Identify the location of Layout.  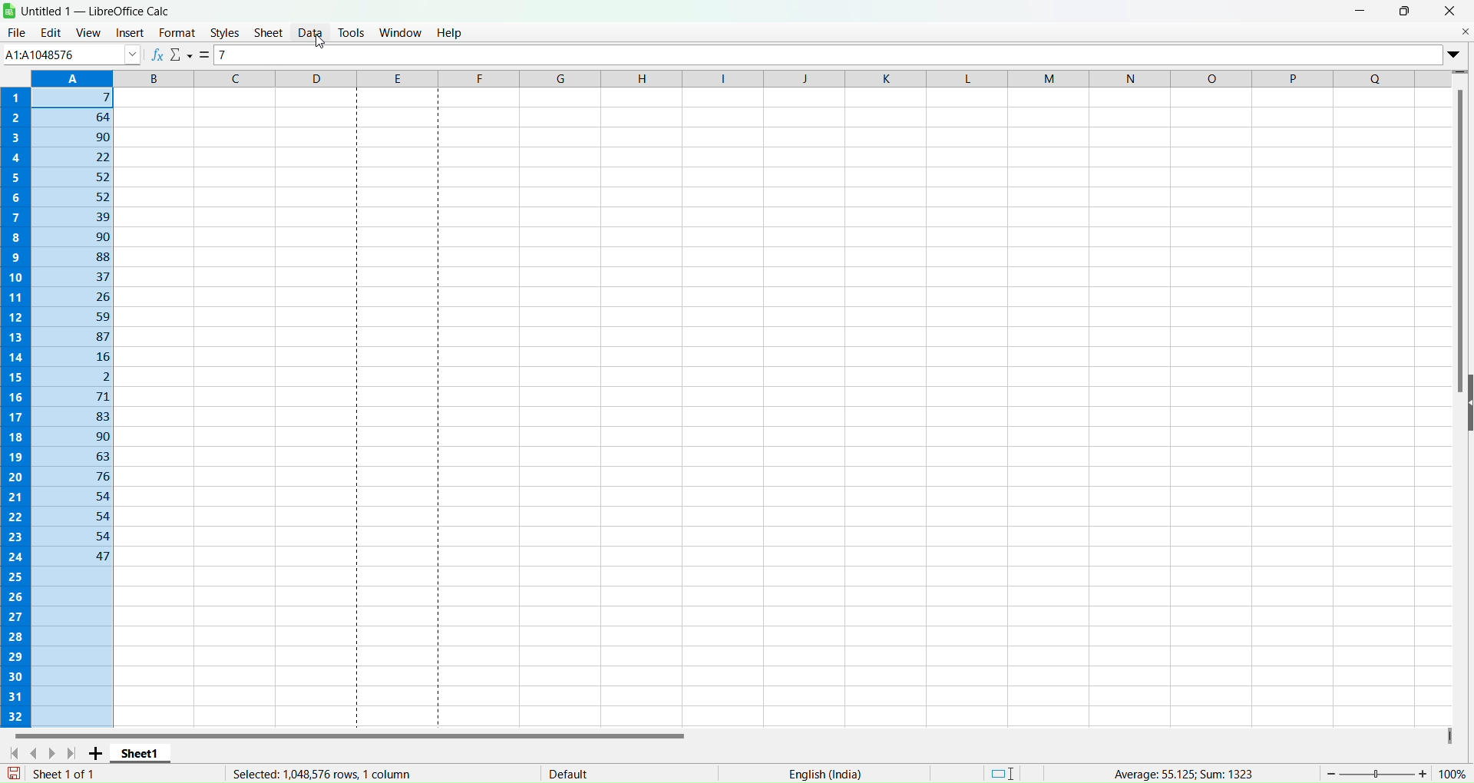
(1003, 771).